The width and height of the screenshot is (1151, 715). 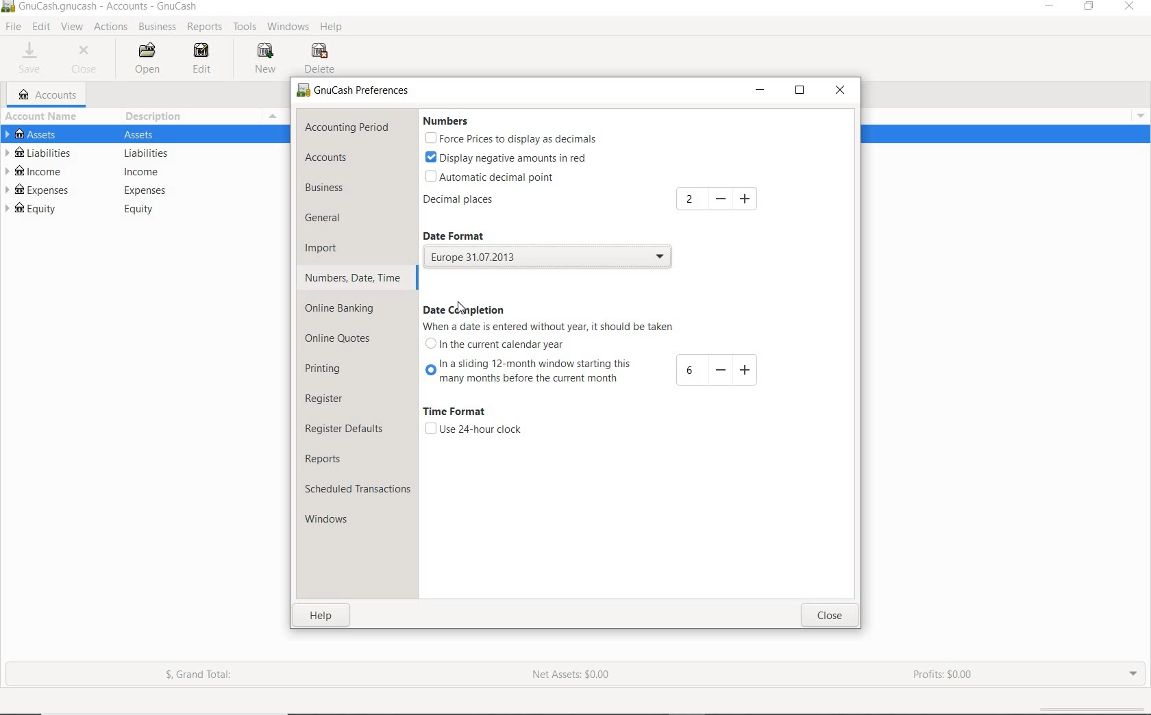 What do you see at coordinates (358, 491) in the screenshot?
I see `scheduled transactions` at bounding box center [358, 491].